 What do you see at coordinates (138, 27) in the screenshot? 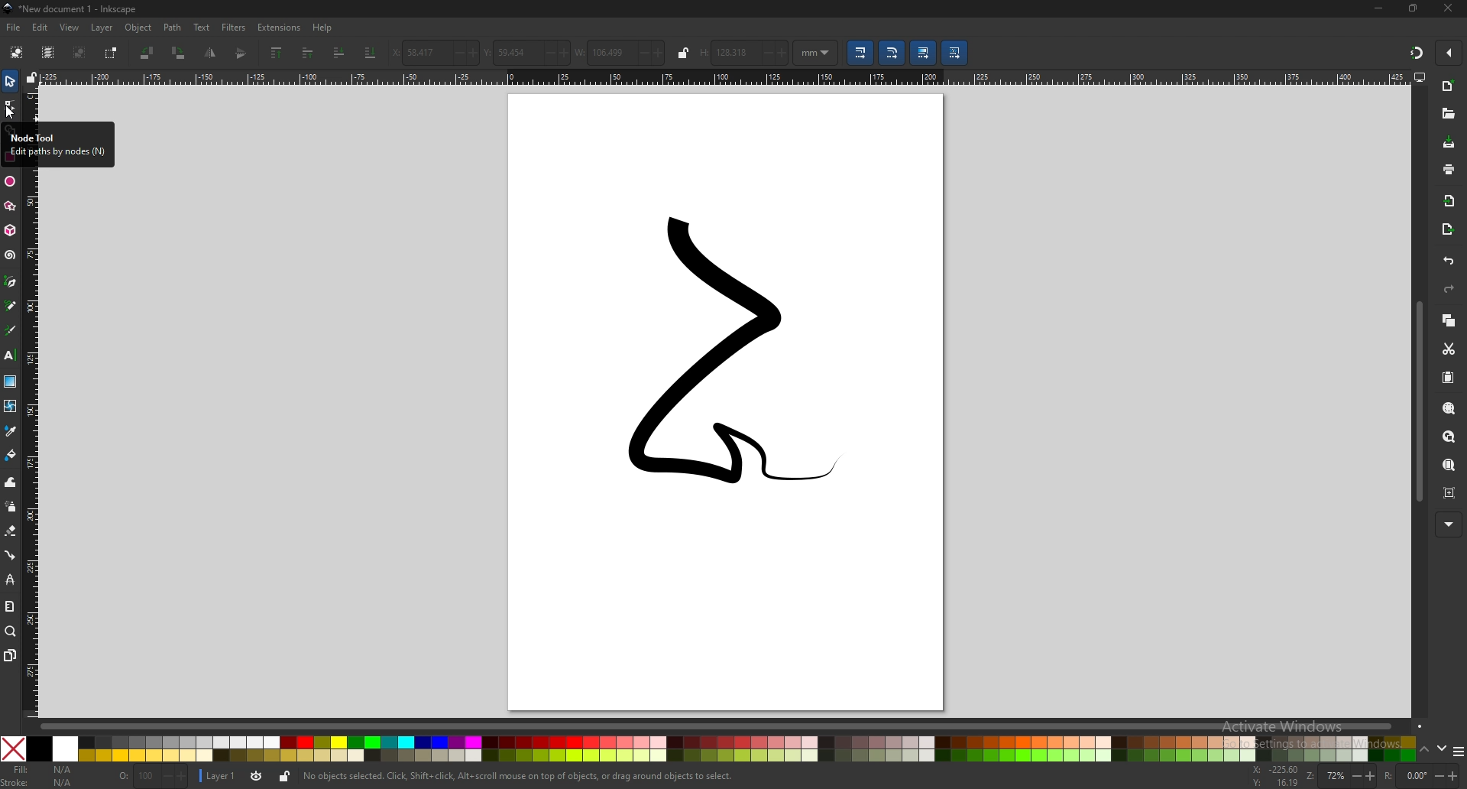
I see `object` at bounding box center [138, 27].